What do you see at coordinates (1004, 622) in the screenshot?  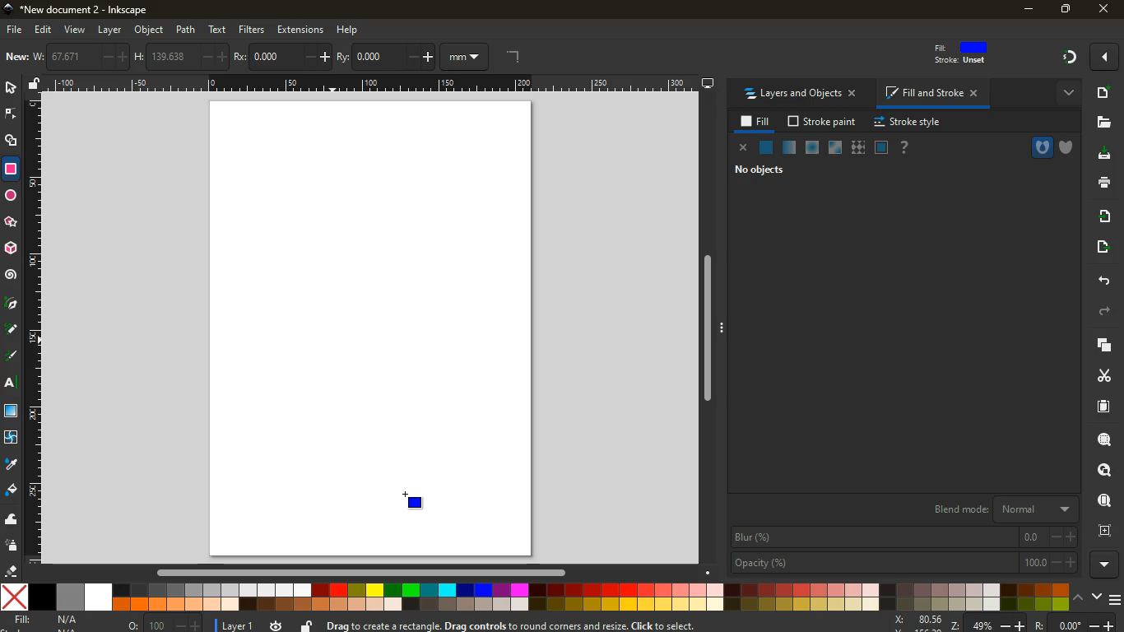 I see `zoom` at bounding box center [1004, 622].